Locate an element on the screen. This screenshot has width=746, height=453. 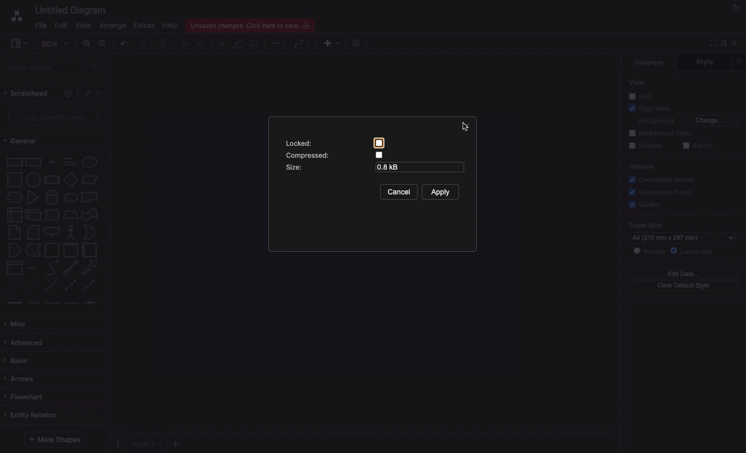
Shadow is located at coordinates (645, 146).